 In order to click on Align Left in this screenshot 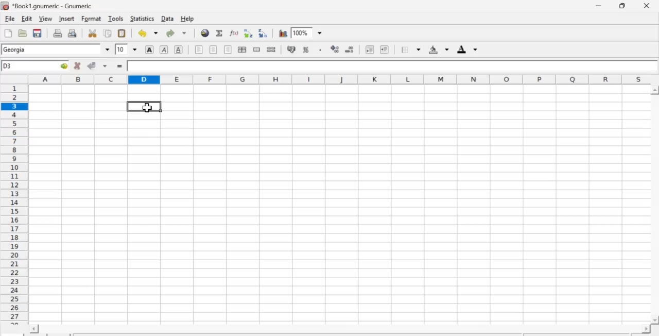, I will do `click(198, 50)`.